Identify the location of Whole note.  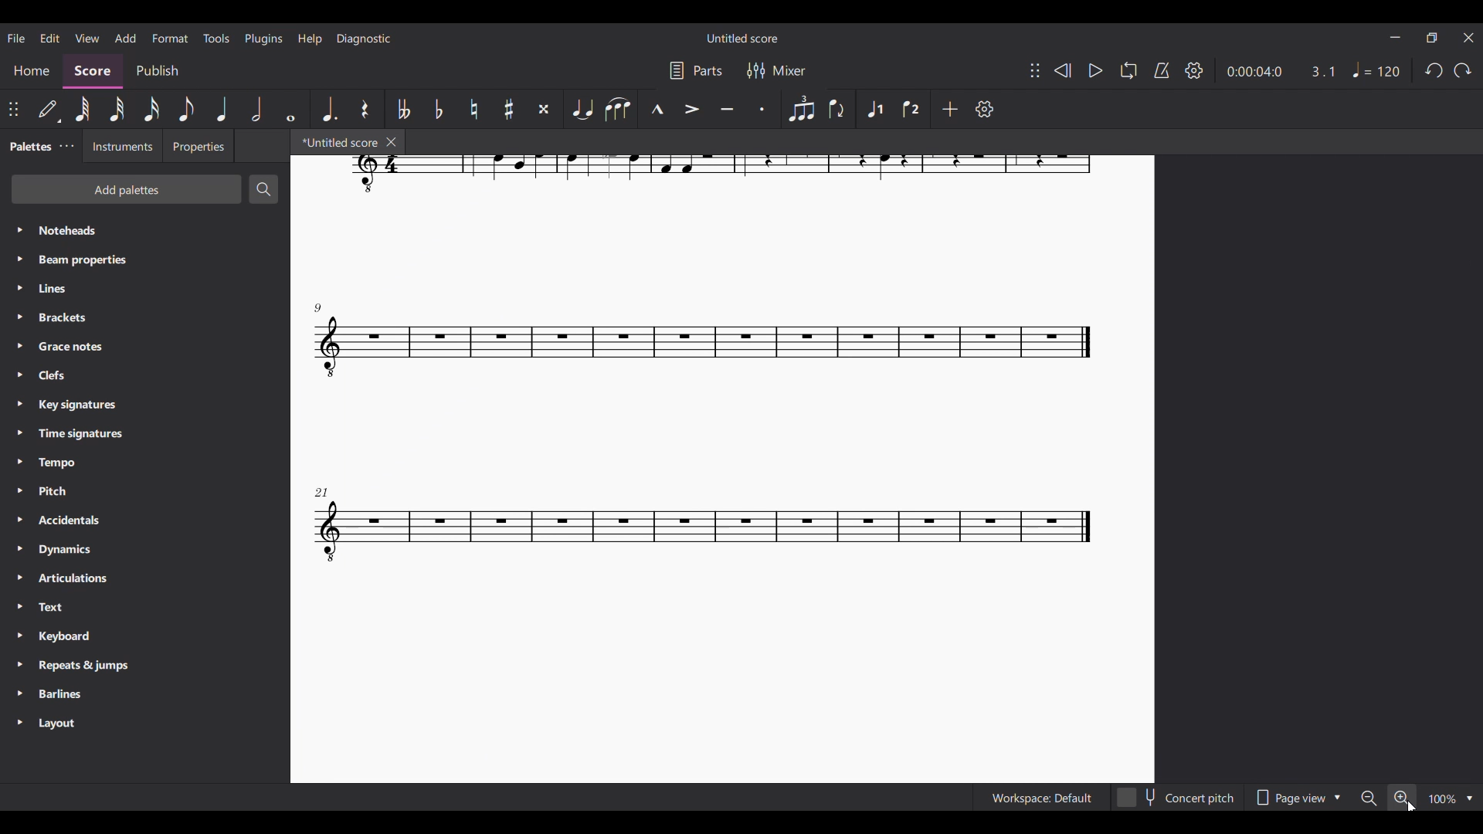
(290, 109).